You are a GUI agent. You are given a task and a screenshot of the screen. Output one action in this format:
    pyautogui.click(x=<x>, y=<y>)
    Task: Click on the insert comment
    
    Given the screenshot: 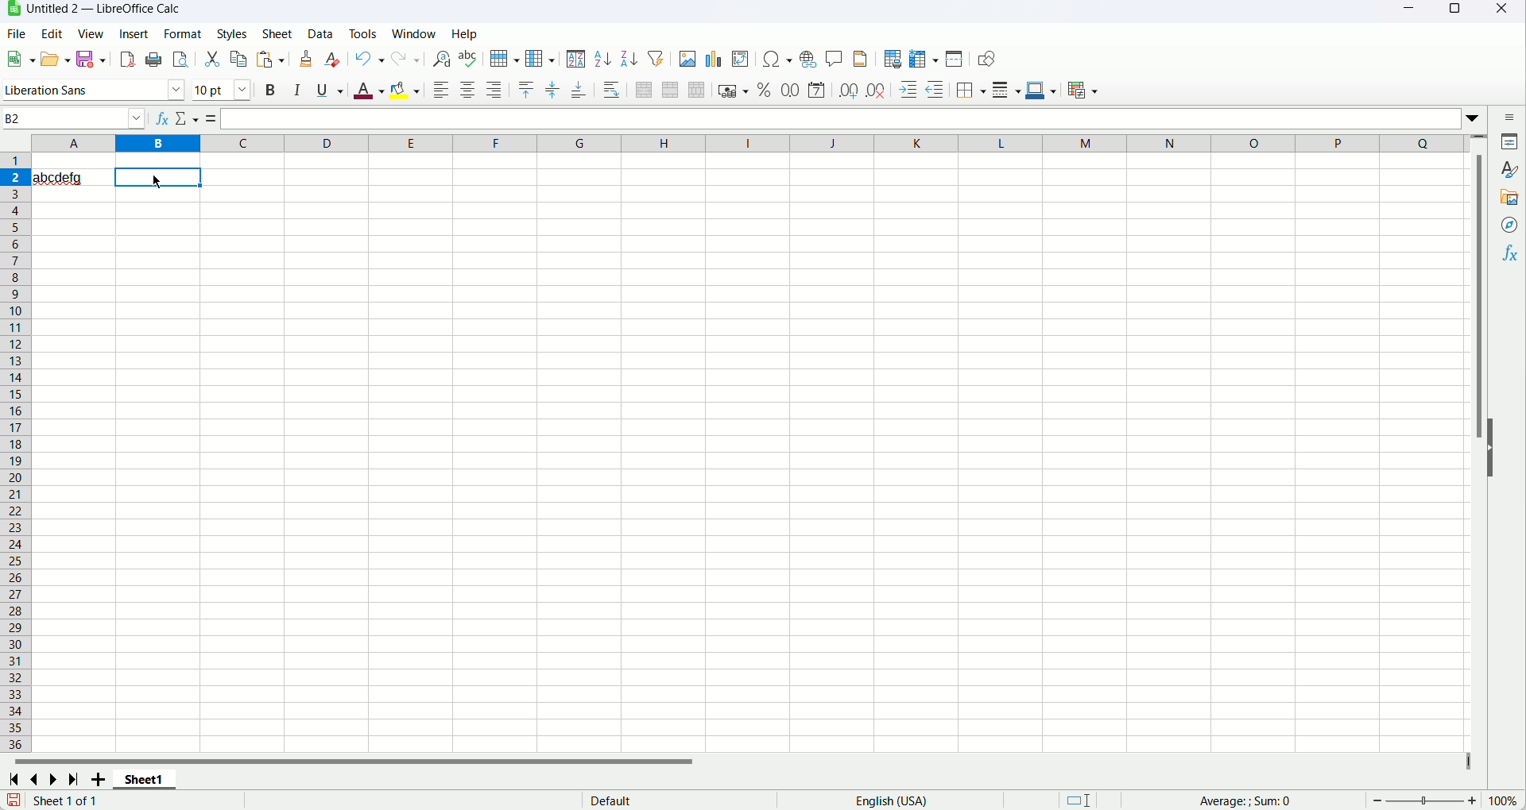 What is the action you would take?
    pyautogui.click(x=835, y=58)
    